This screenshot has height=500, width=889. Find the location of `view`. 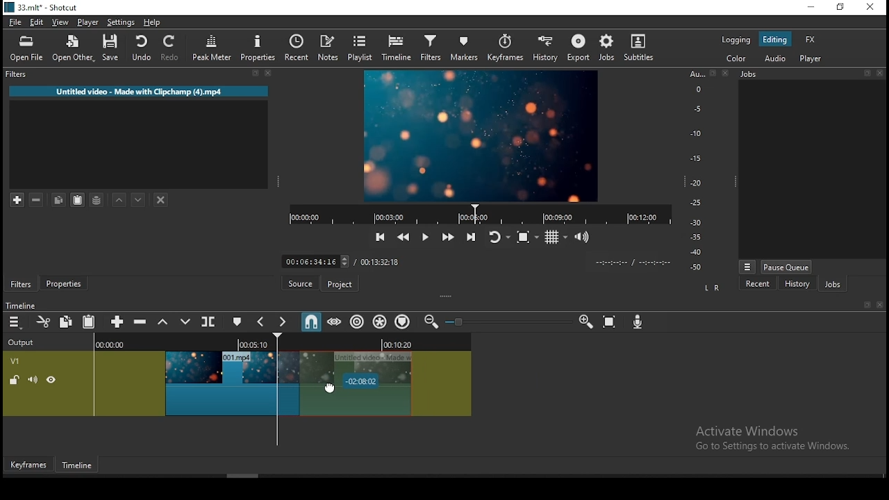

view is located at coordinates (63, 24).